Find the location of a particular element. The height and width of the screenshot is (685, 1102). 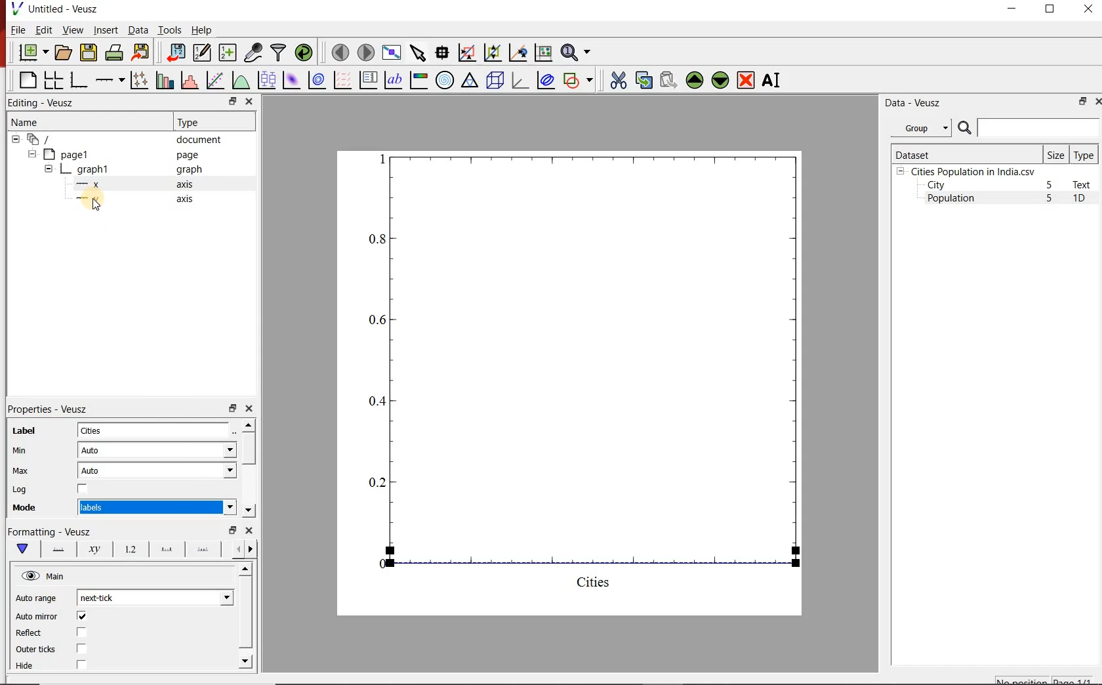

check/uncheck is located at coordinates (81, 616).